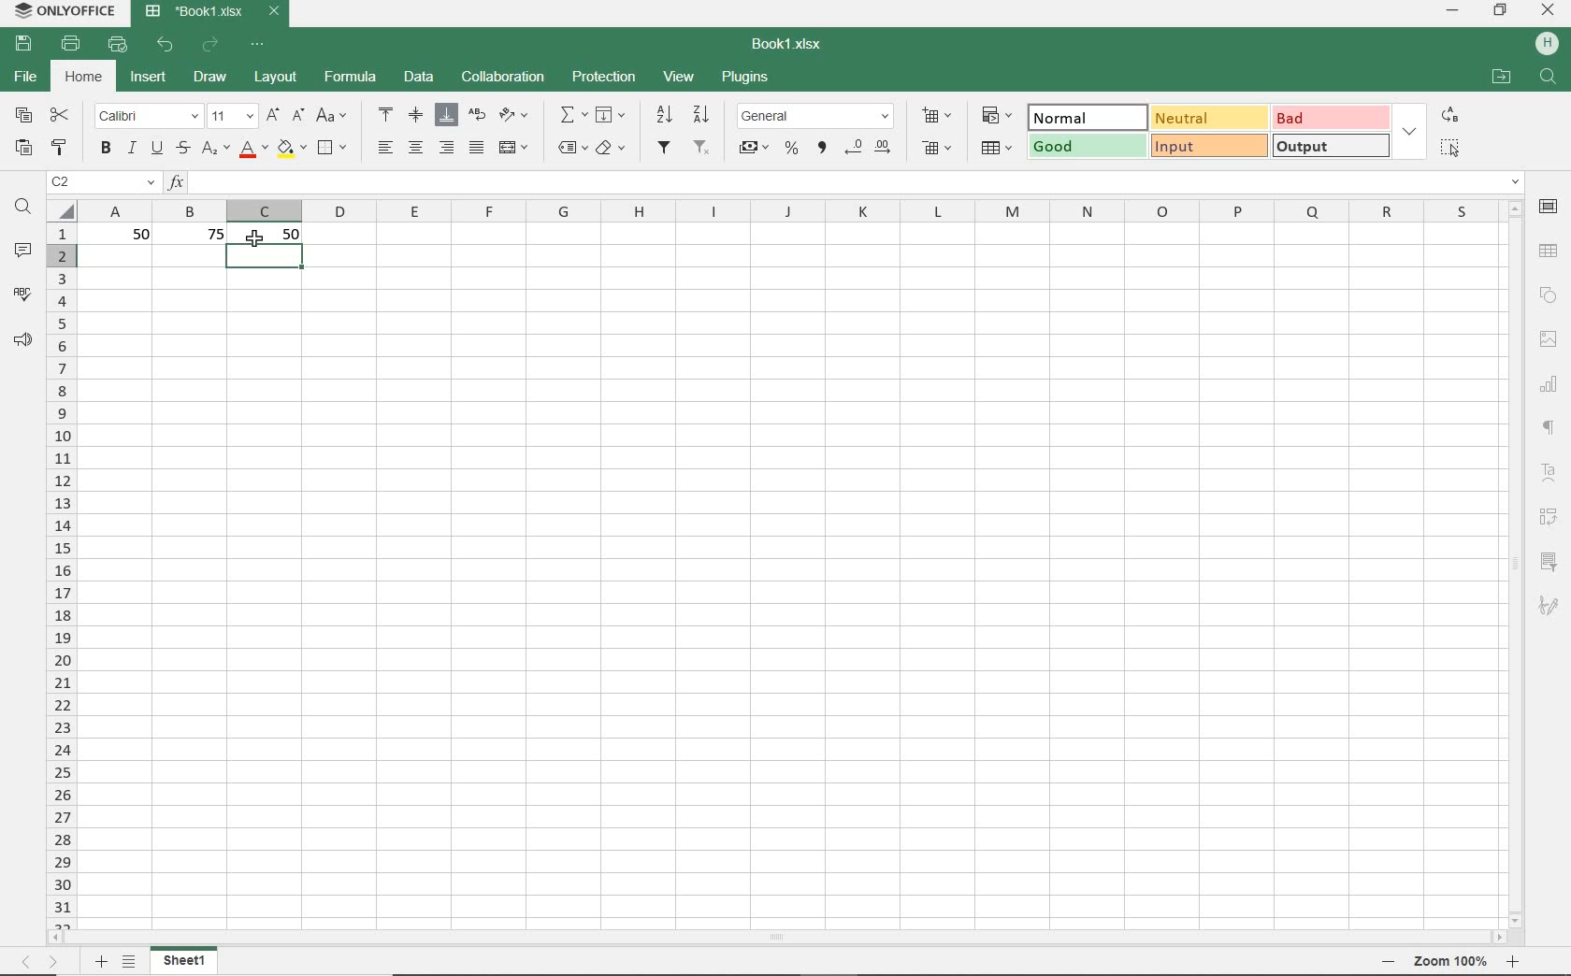 Image resolution: width=1571 pixels, height=976 pixels. Describe the element at coordinates (215, 149) in the screenshot. I see `subscript/superscript` at that location.